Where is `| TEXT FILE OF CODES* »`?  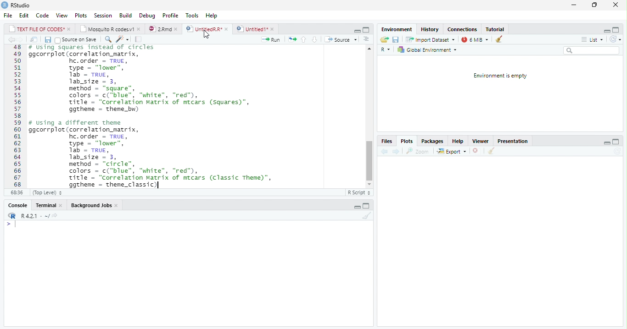
| TEXT FILE OF CODES* » is located at coordinates (40, 29).